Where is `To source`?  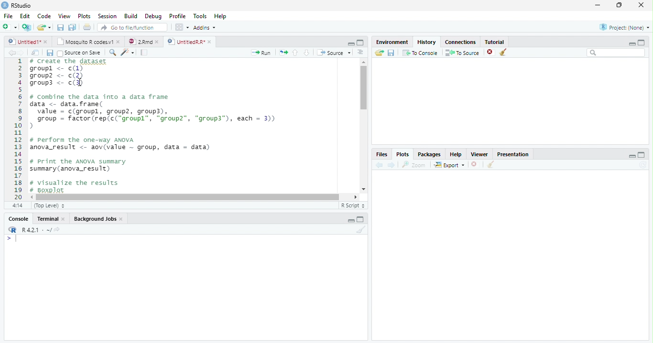 To source is located at coordinates (464, 54).